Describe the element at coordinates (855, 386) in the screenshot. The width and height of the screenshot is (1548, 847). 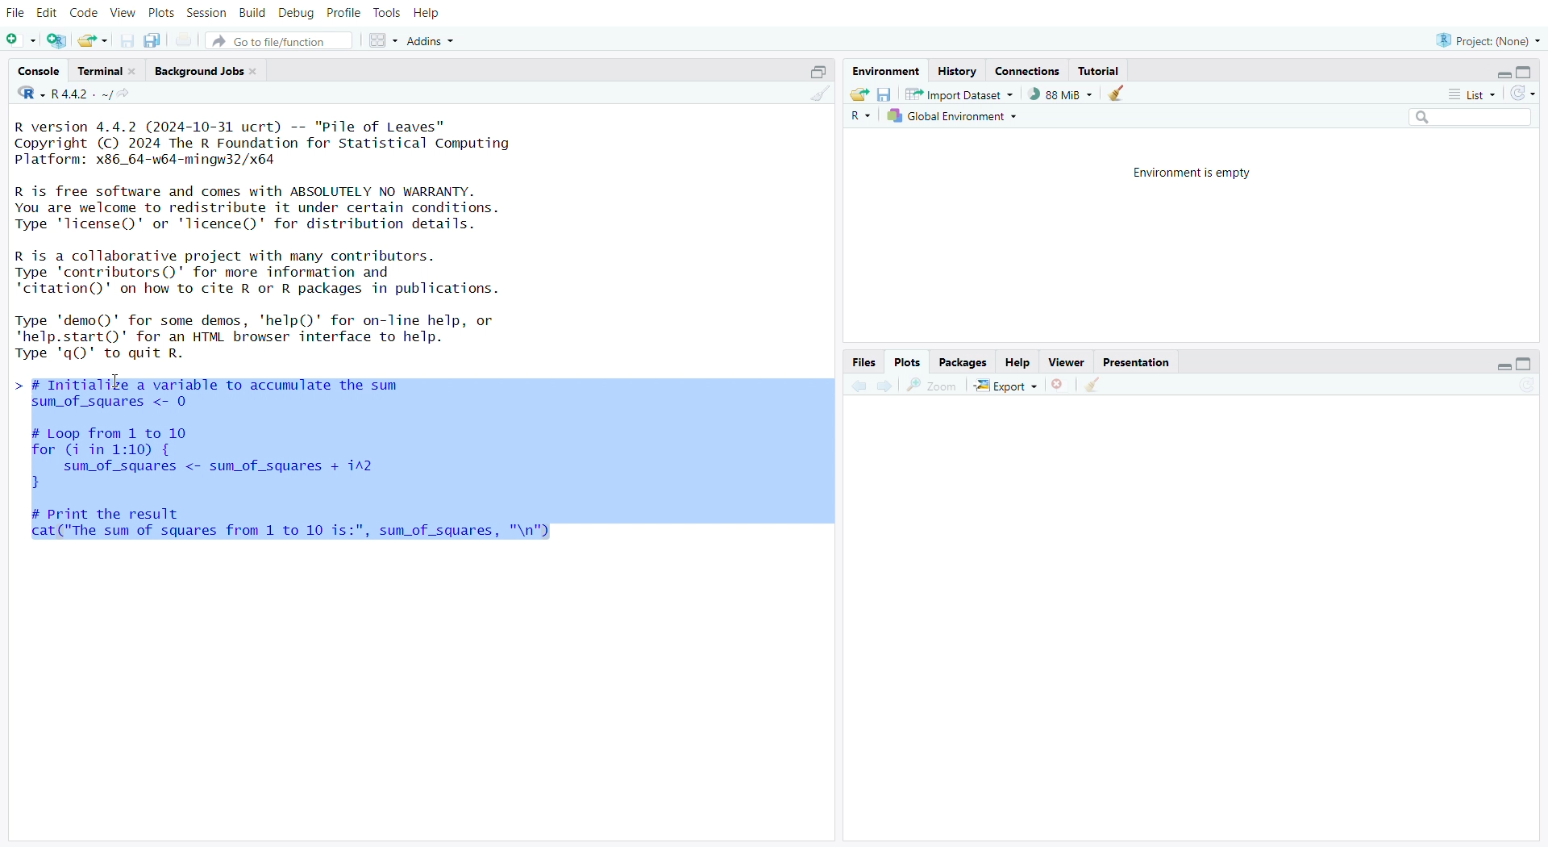
I see `backward` at that location.